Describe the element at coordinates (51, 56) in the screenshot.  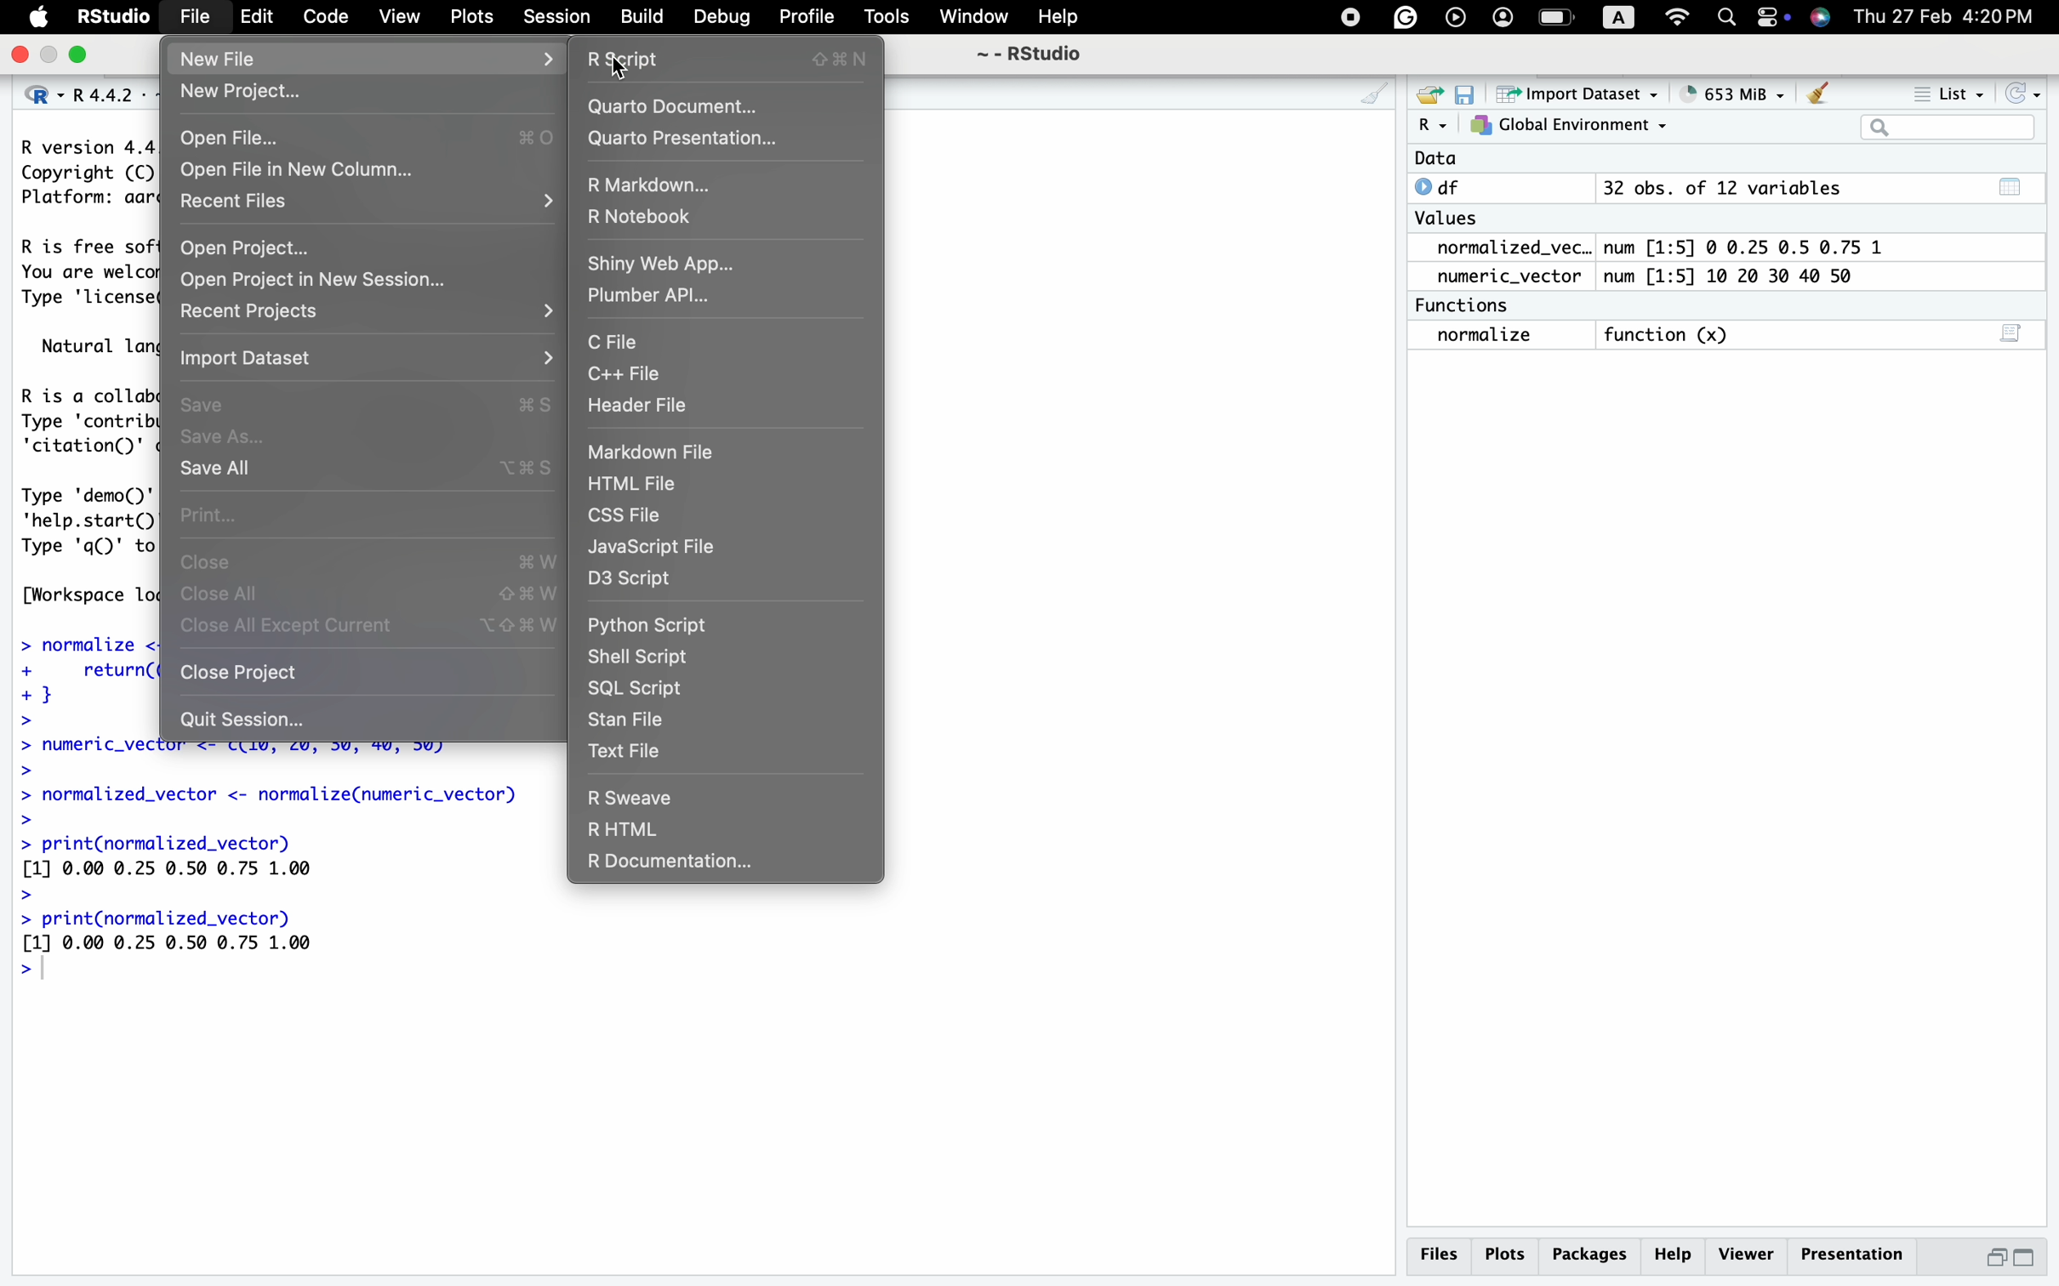
I see `Window controls` at that location.